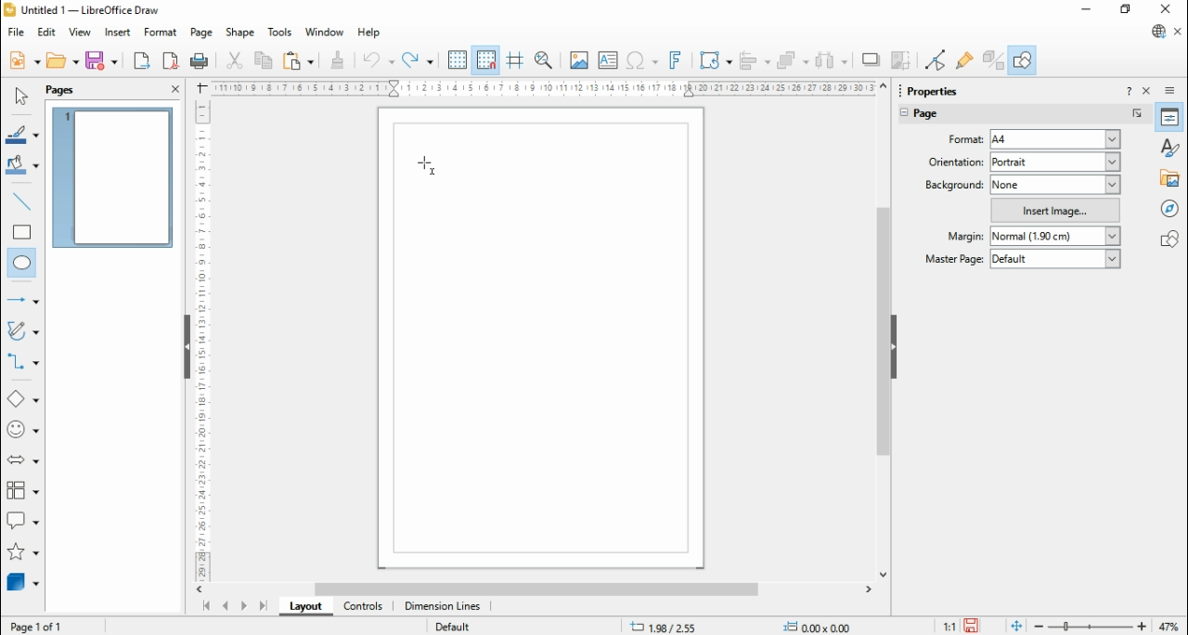 This screenshot has height=635, width=1188. What do you see at coordinates (1171, 208) in the screenshot?
I see `navigator` at bounding box center [1171, 208].